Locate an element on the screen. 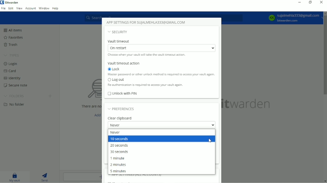 The image size is (327, 183). Cursor is located at coordinates (209, 140).